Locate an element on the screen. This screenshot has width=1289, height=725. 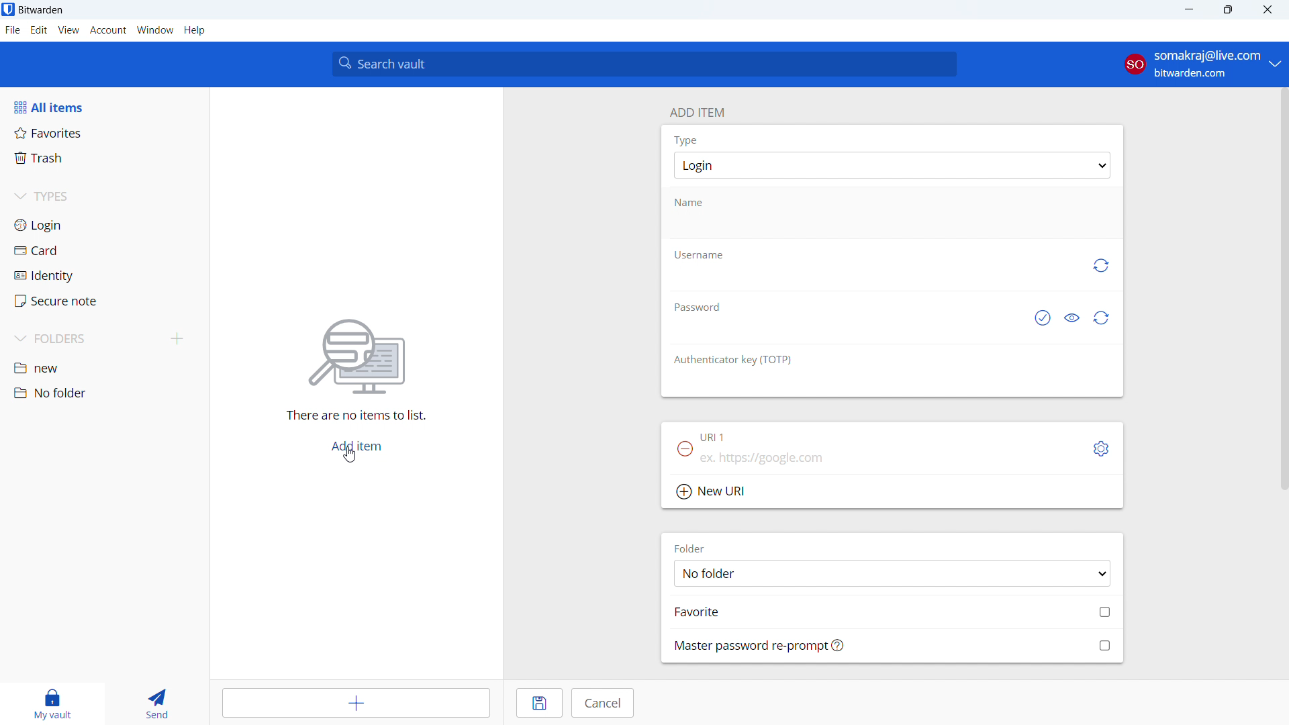
send is located at coordinates (155, 704).